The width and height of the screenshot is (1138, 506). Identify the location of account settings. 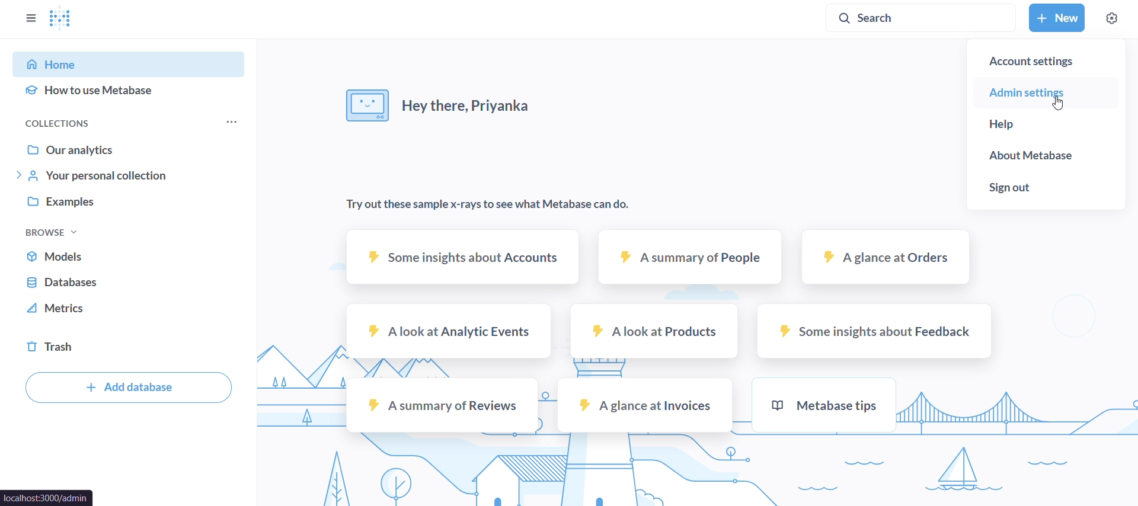
(1044, 58).